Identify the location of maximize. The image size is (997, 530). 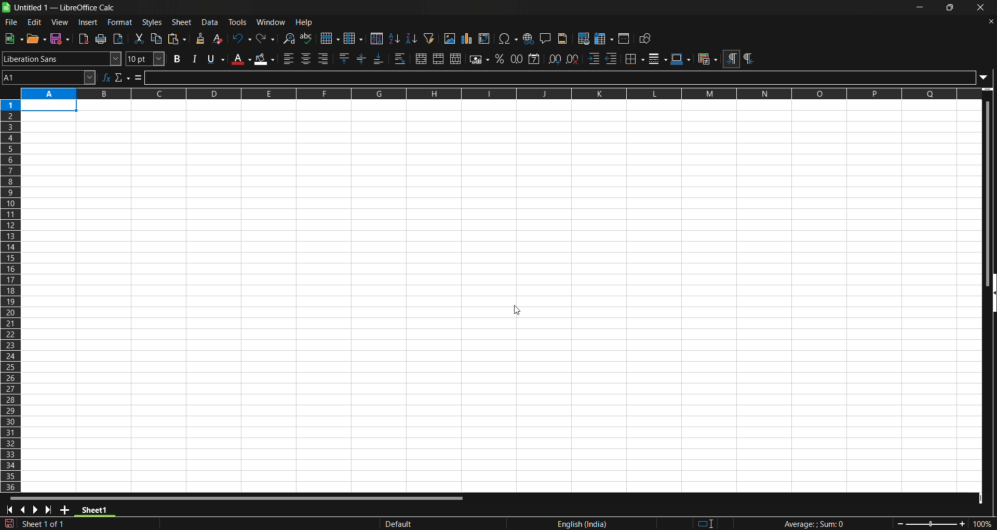
(952, 8).